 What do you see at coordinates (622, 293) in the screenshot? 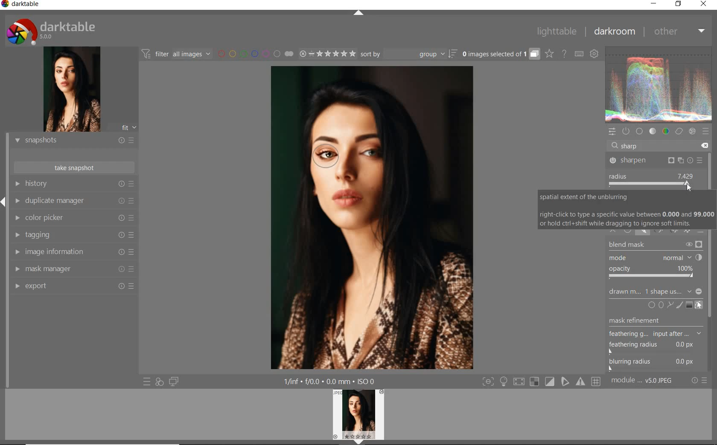
I see `drawn mask` at bounding box center [622, 293].